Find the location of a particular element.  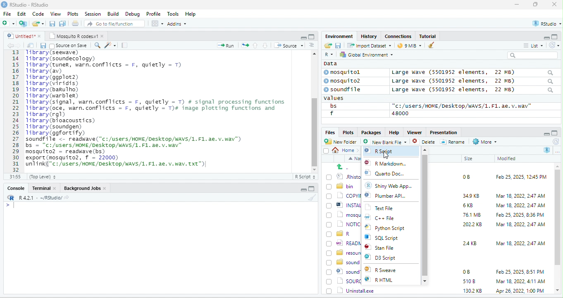

fipt 2 (0) ©] Rhistory 0B Feb 25, 2025, 12:45 PM
oO bin
0) 1) copying 349K8 Mar 18,2022, 247 AM
(J ®] INSTALL 6KB Mar 18, 2022, 247 AM
(0 1) mosauitoxt T6IMB Feb 25,2025 8:36 PM
0 [3 norce 2002K8 Mar 18, 2022, 247 AM
0 @r
(7) %) READMEmd 248 Mar 18, 2022, 247 AM
(0) resources
[5 sound analysis
(0) ©) soundiR LO Feb 25, 2025, 851 PM
0 1 source s108 Mar 18, 2022, 41 AM
(71 Uninstallexe 1302KB  Apr26,2022 1.00PM ¥ is located at coordinates (163, 108).